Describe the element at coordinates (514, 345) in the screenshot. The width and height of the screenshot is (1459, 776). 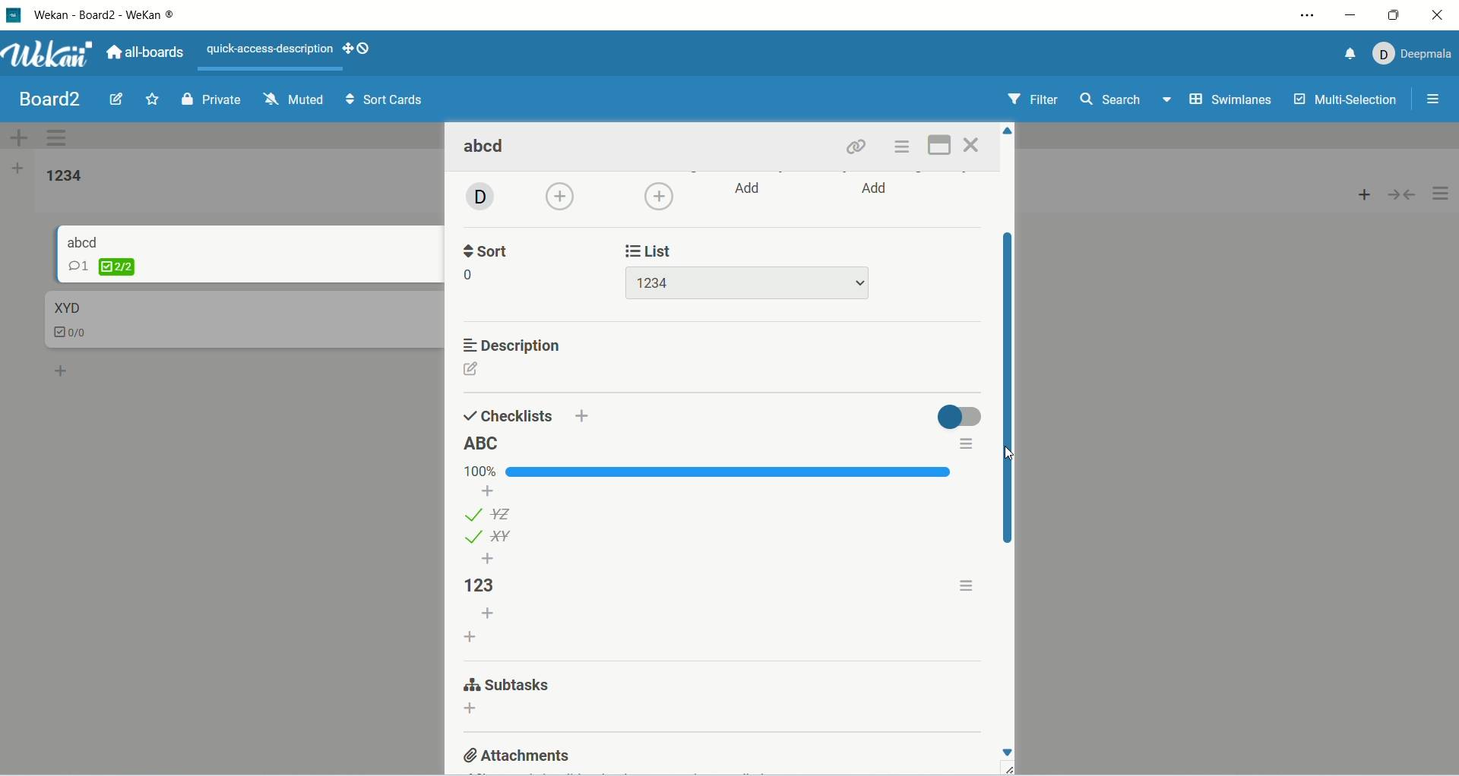
I see `description` at that location.